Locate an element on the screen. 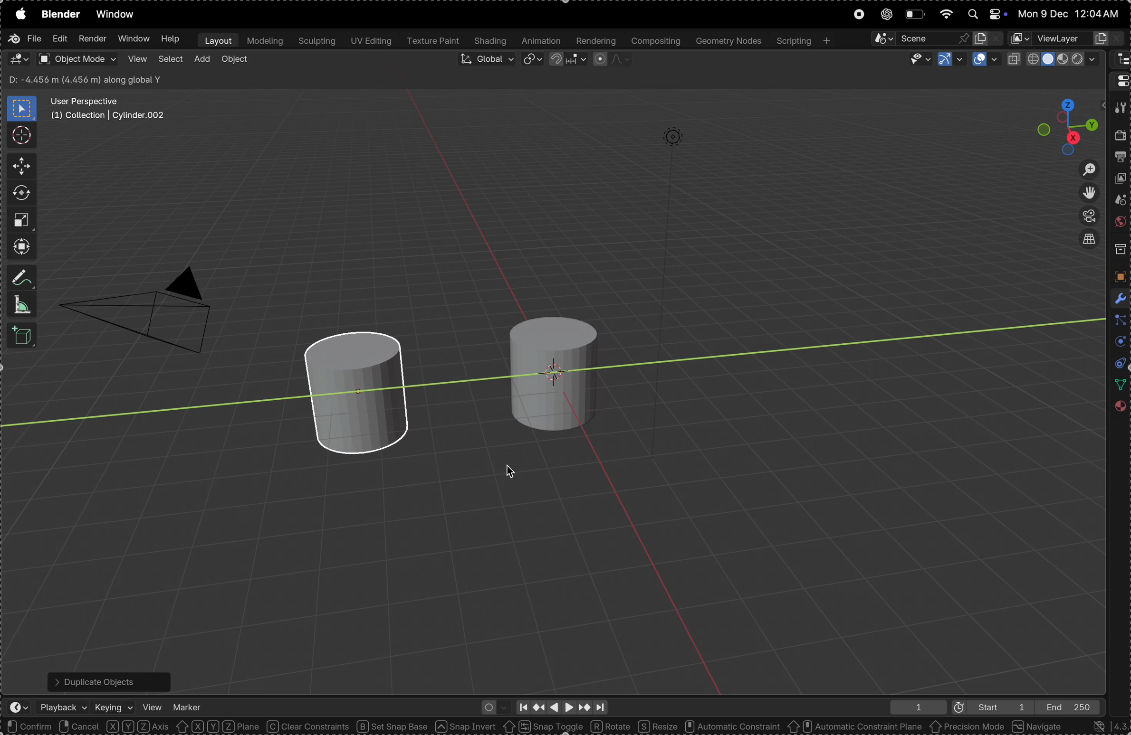  editor type is located at coordinates (14, 708).